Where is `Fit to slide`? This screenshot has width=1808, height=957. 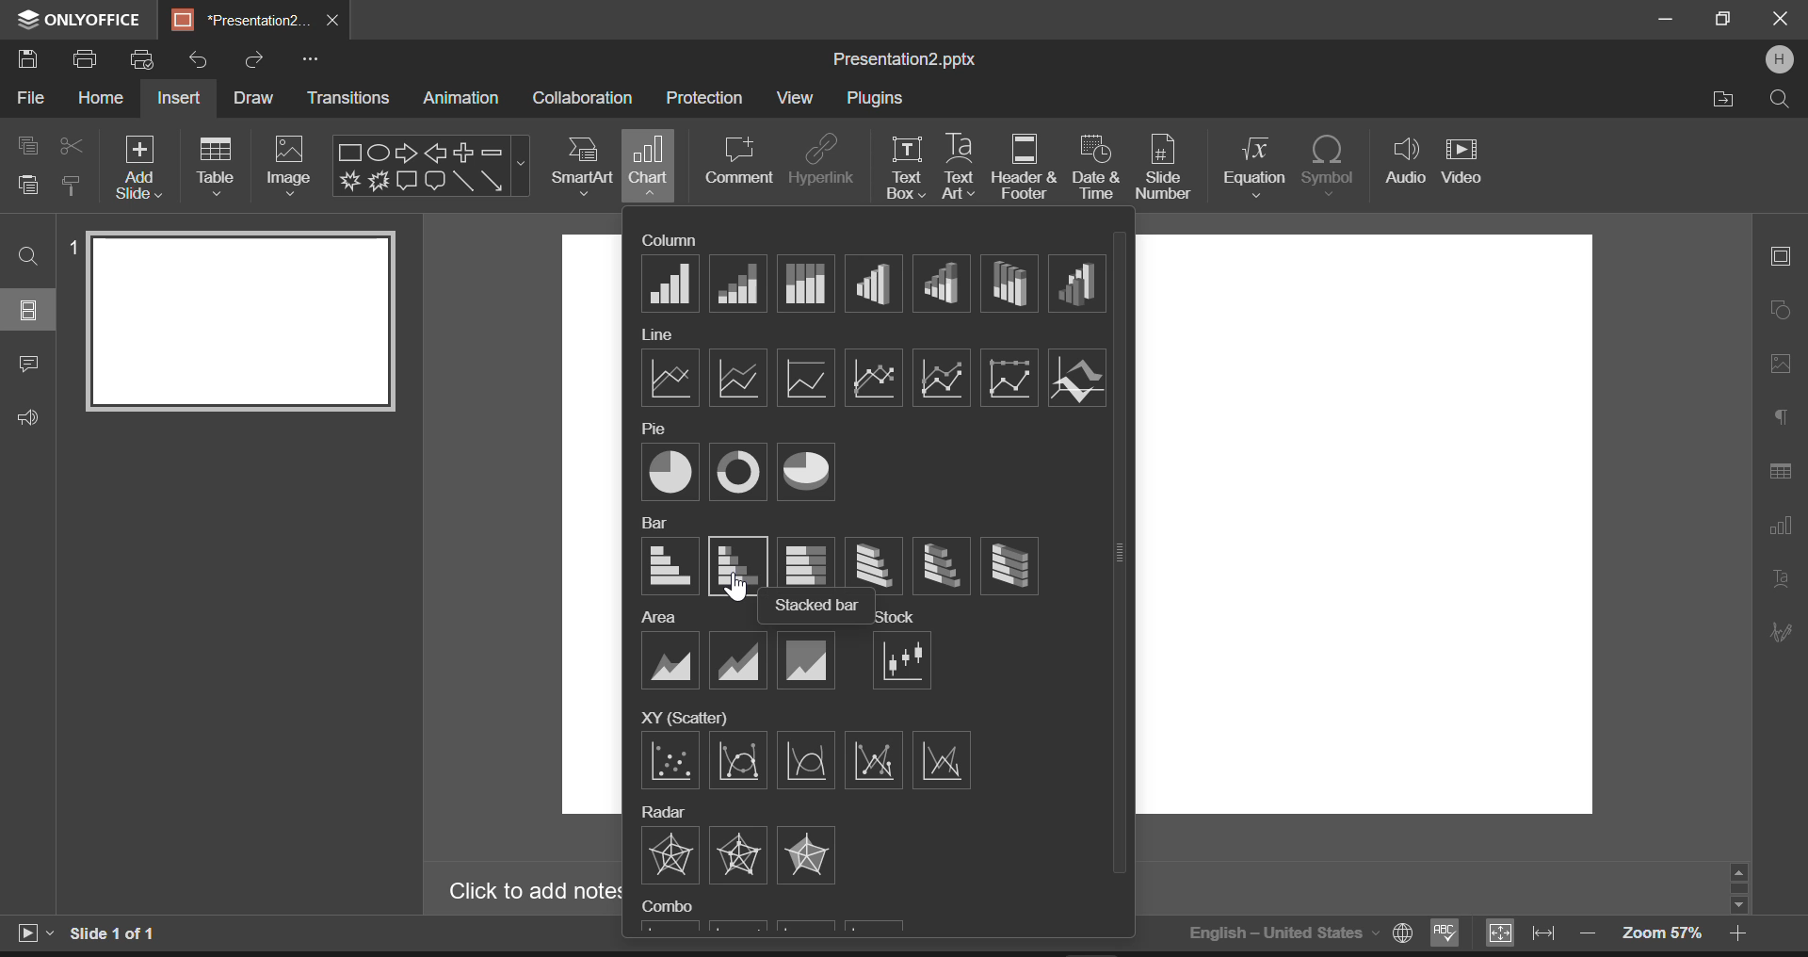 Fit to slide is located at coordinates (1498, 933).